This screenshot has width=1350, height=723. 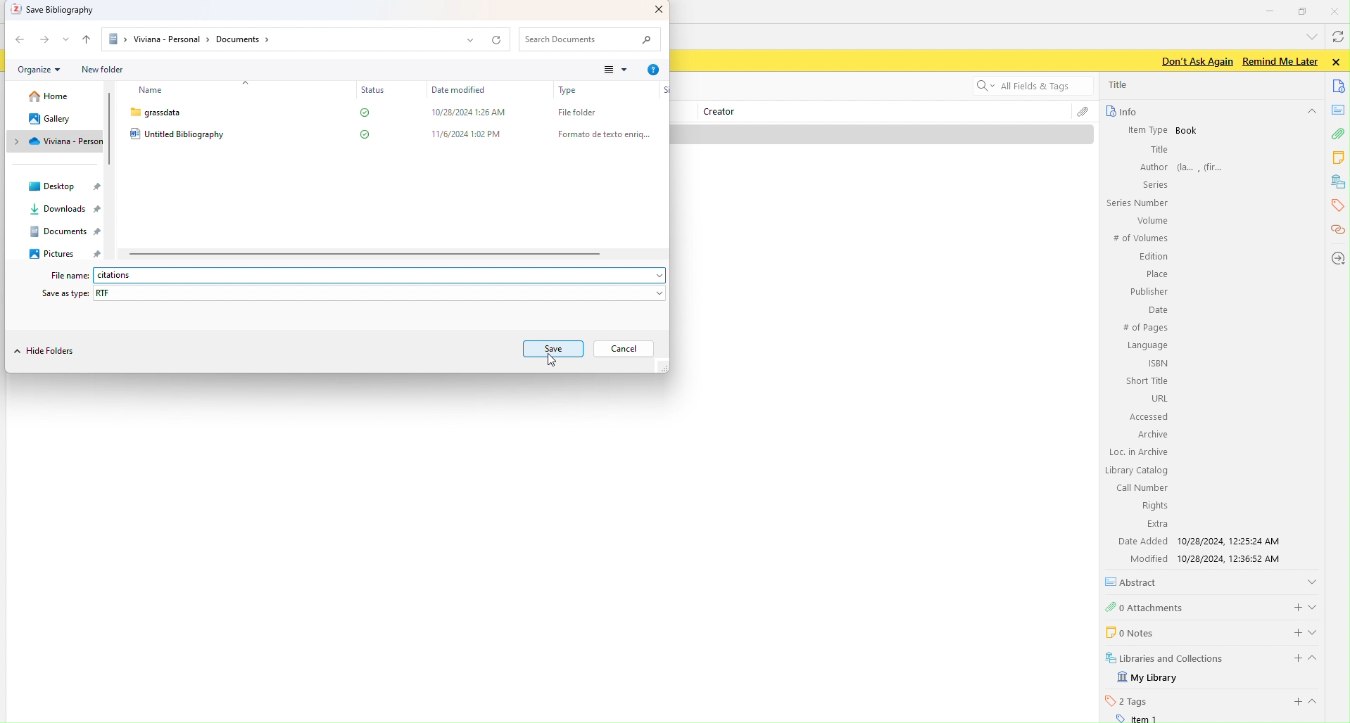 I want to click on Name, so click(x=150, y=91).